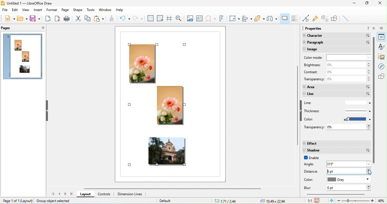 The image size is (387, 204). What do you see at coordinates (336, 195) in the screenshot?
I see `horizontal scroll bar` at bounding box center [336, 195].